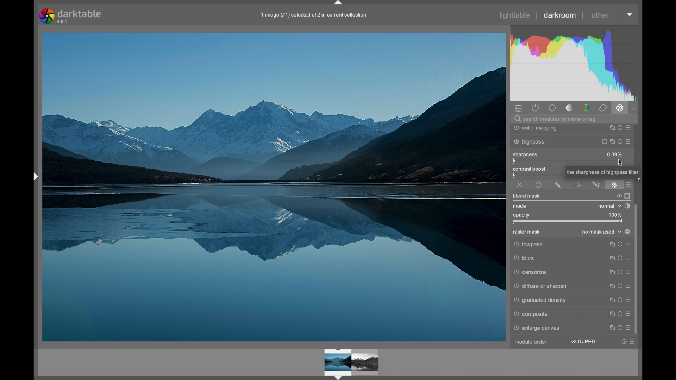 The image size is (676, 380). What do you see at coordinates (620, 328) in the screenshot?
I see `more options` at bounding box center [620, 328].